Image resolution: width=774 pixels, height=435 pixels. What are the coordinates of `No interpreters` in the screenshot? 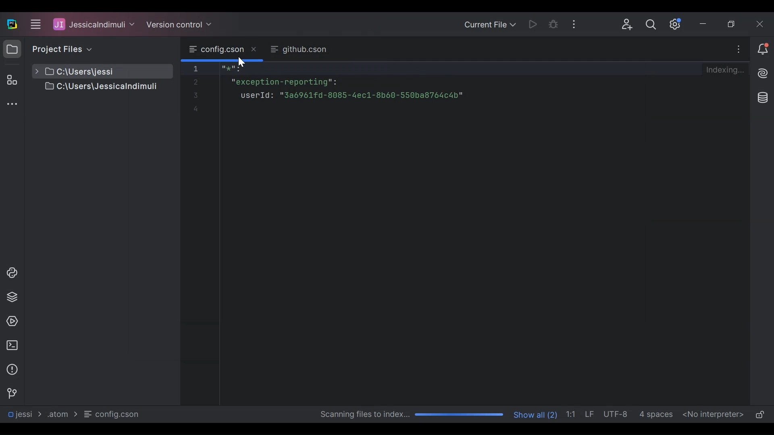 It's located at (714, 414).